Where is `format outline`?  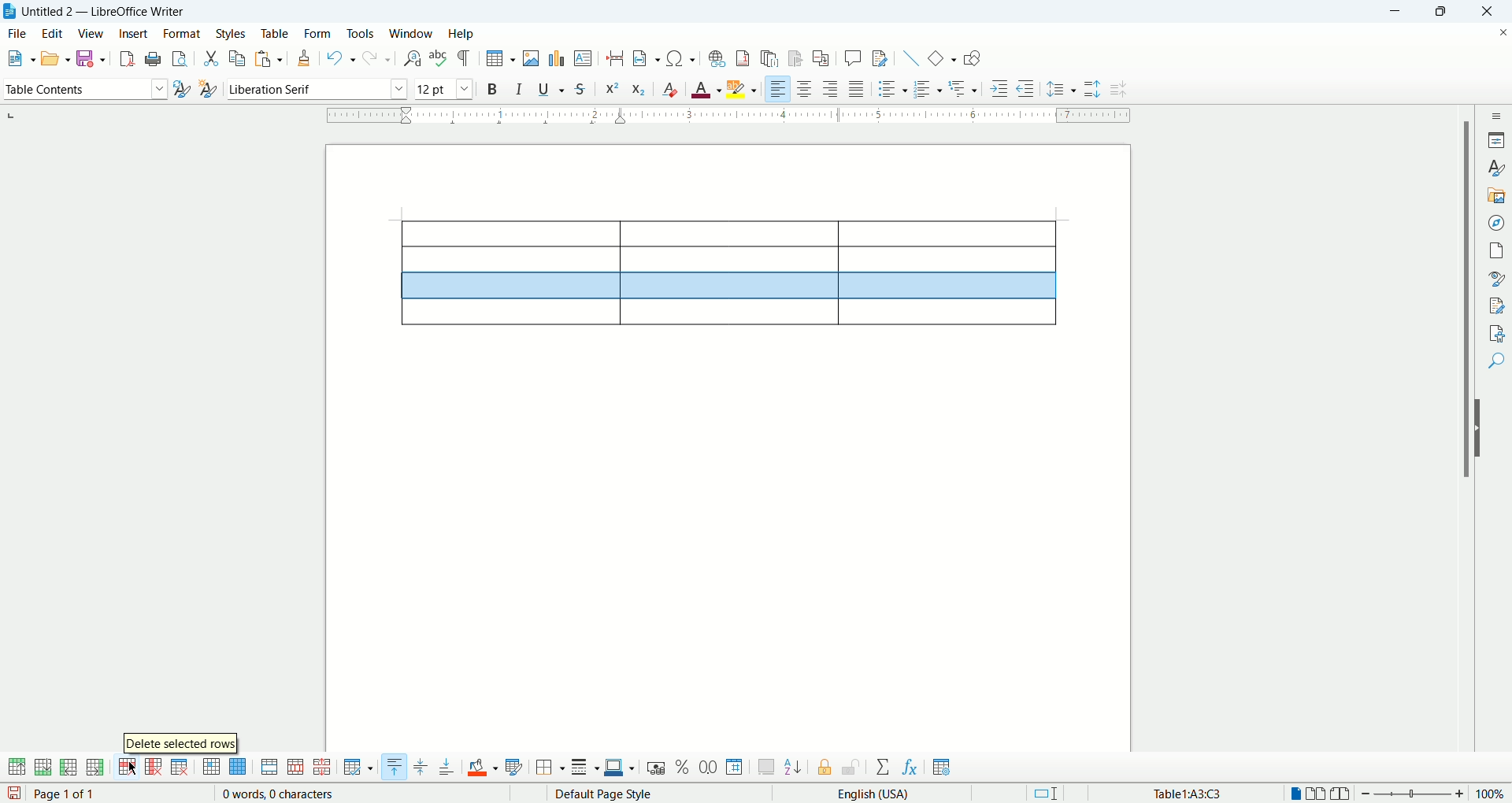 format outline is located at coordinates (963, 88).